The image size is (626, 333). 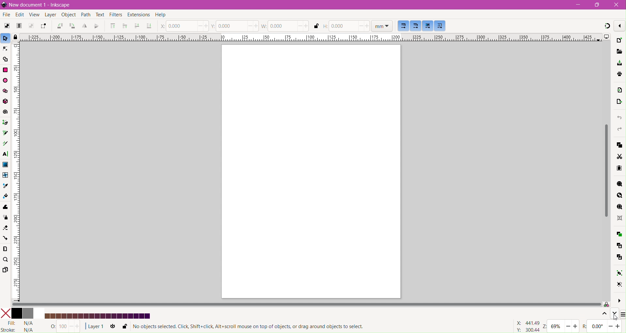 What do you see at coordinates (95, 326) in the screenshot?
I see `Current Layer` at bounding box center [95, 326].